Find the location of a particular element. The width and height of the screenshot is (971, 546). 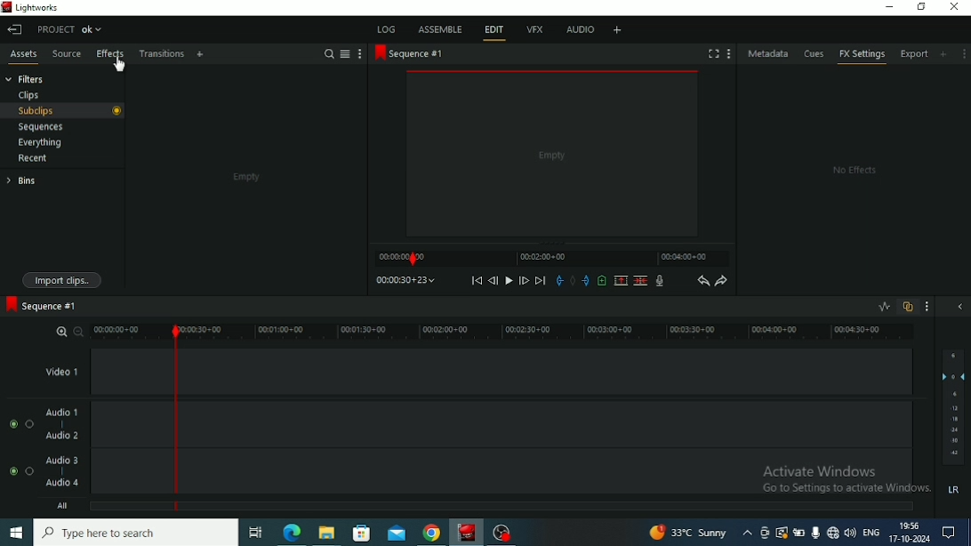

language is located at coordinates (871, 532).